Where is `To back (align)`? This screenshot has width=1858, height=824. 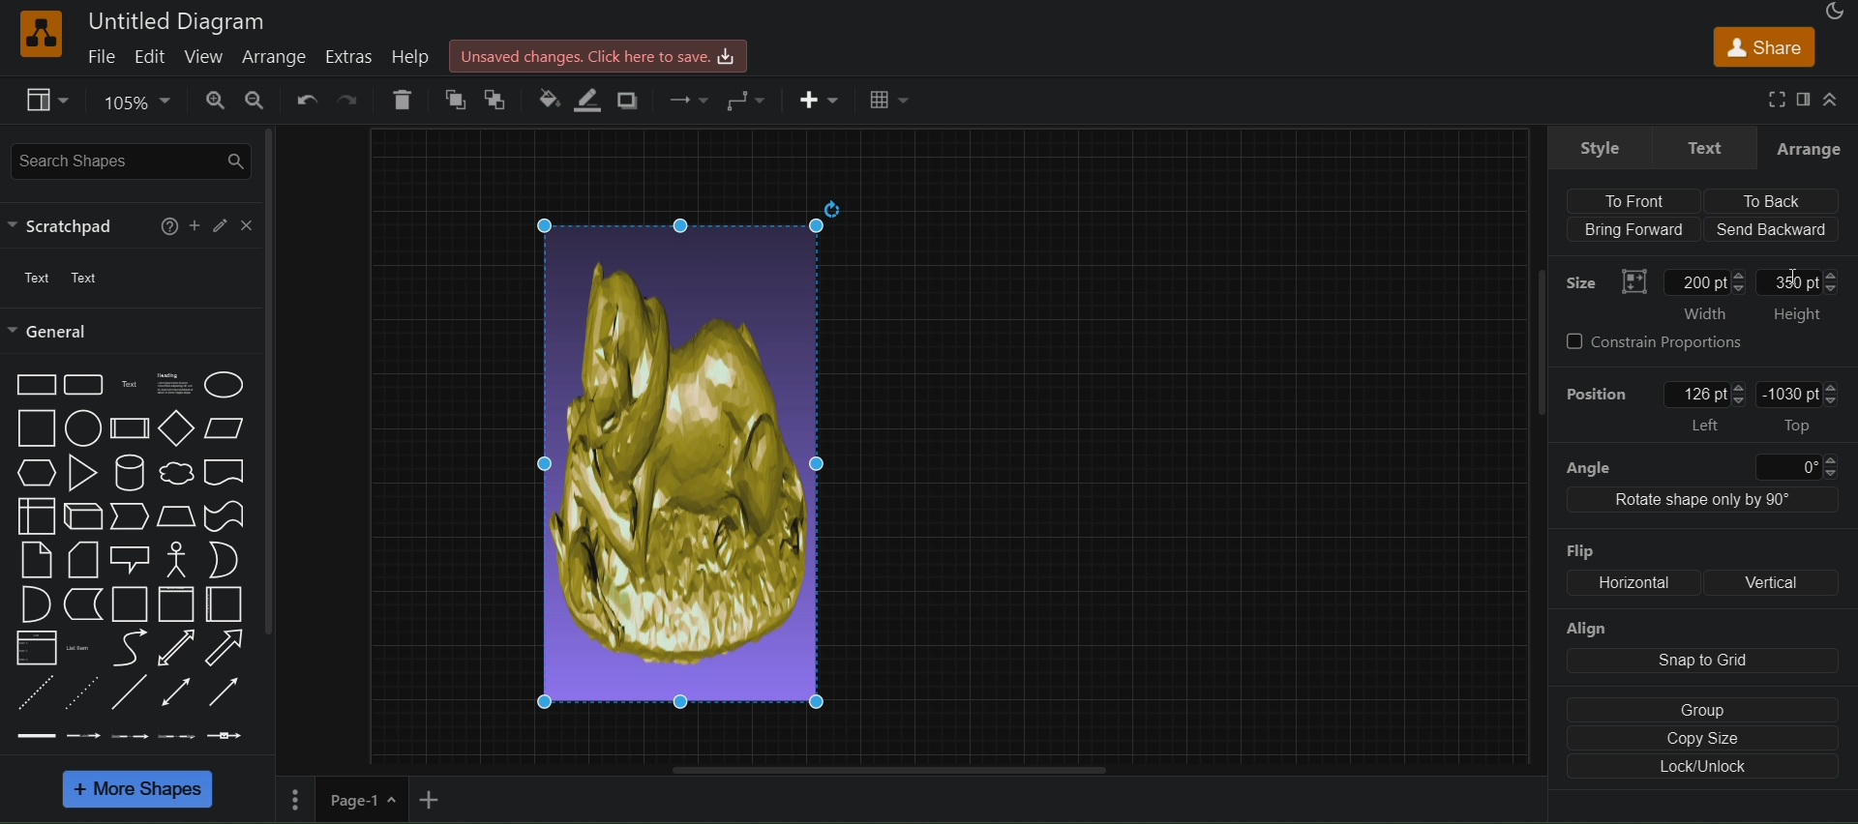 To back (align) is located at coordinates (1776, 201).